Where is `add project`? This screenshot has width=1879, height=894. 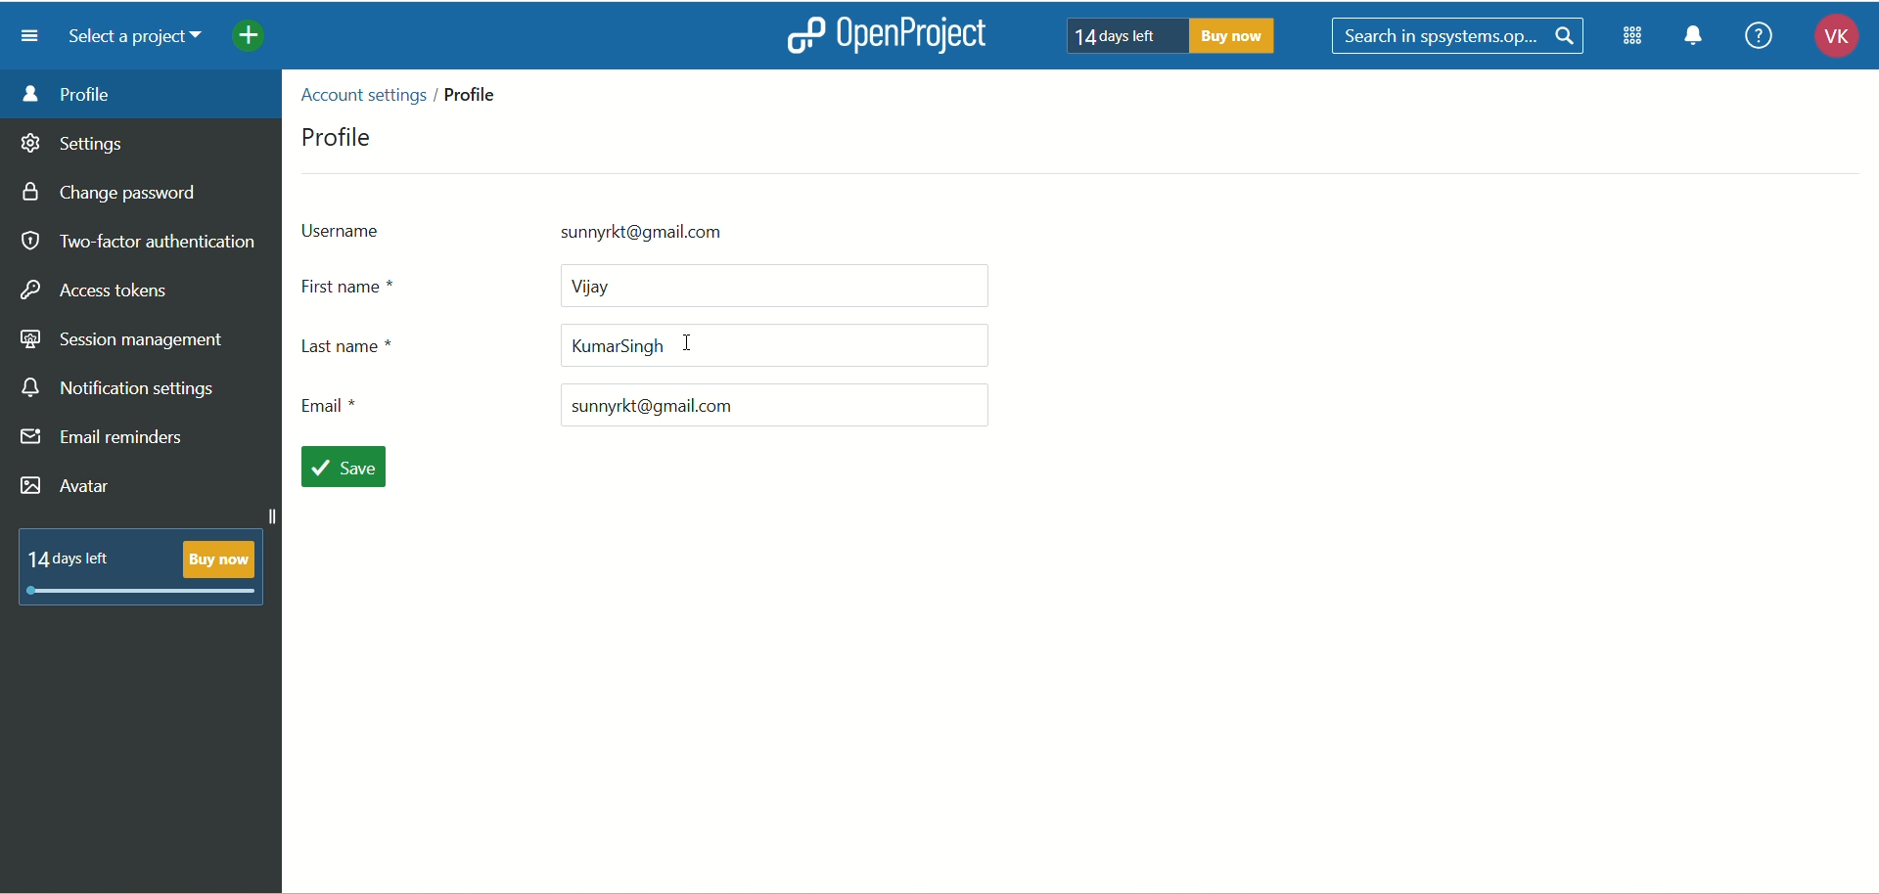 add project is located at coordinates (262, 39).